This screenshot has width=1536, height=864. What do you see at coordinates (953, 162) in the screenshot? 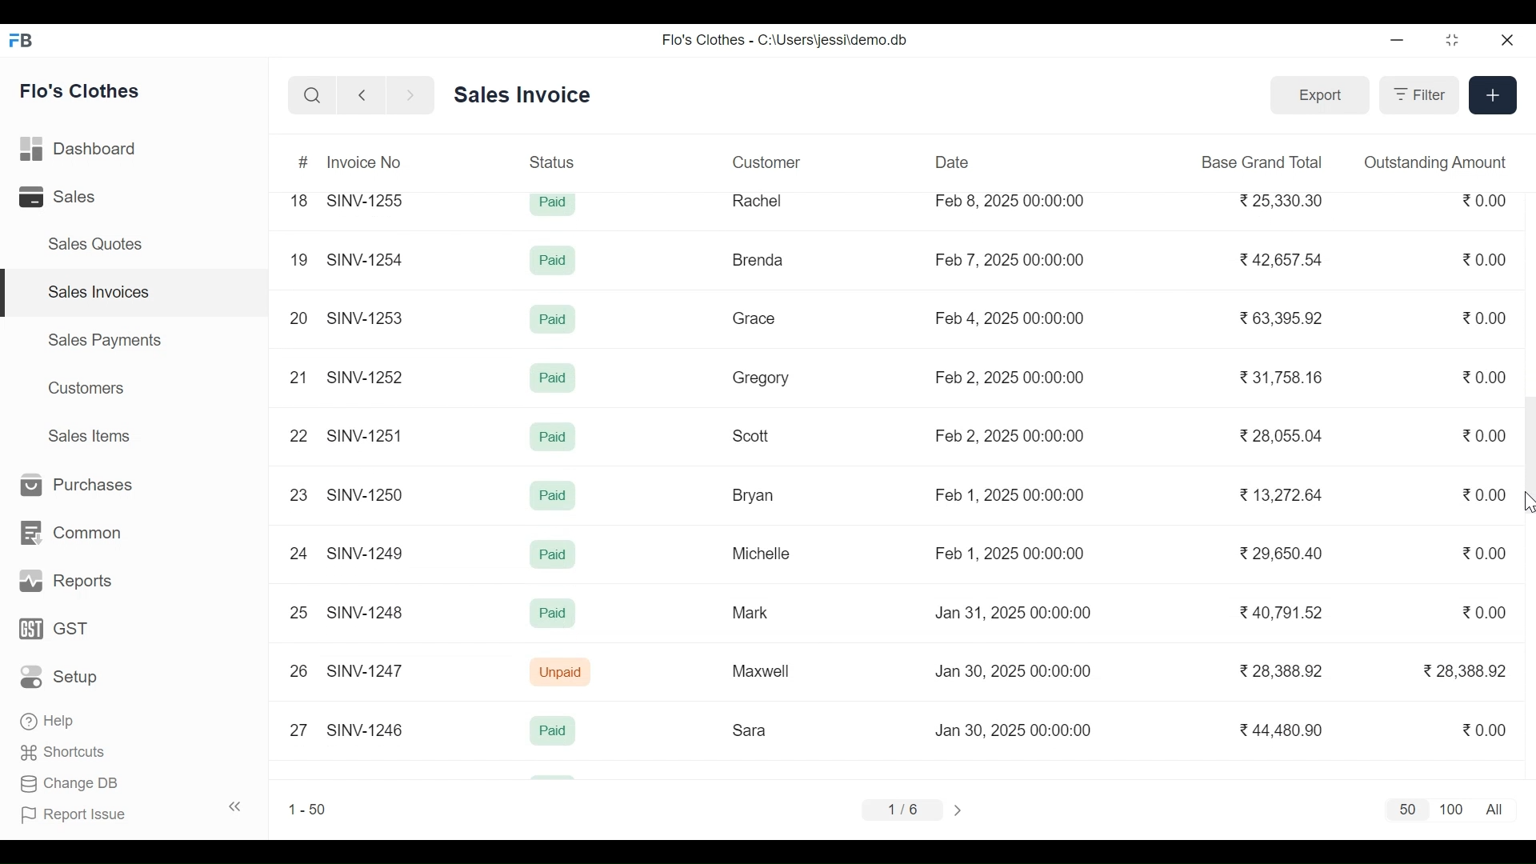
I see `Date` at bounding box center [953, 162].